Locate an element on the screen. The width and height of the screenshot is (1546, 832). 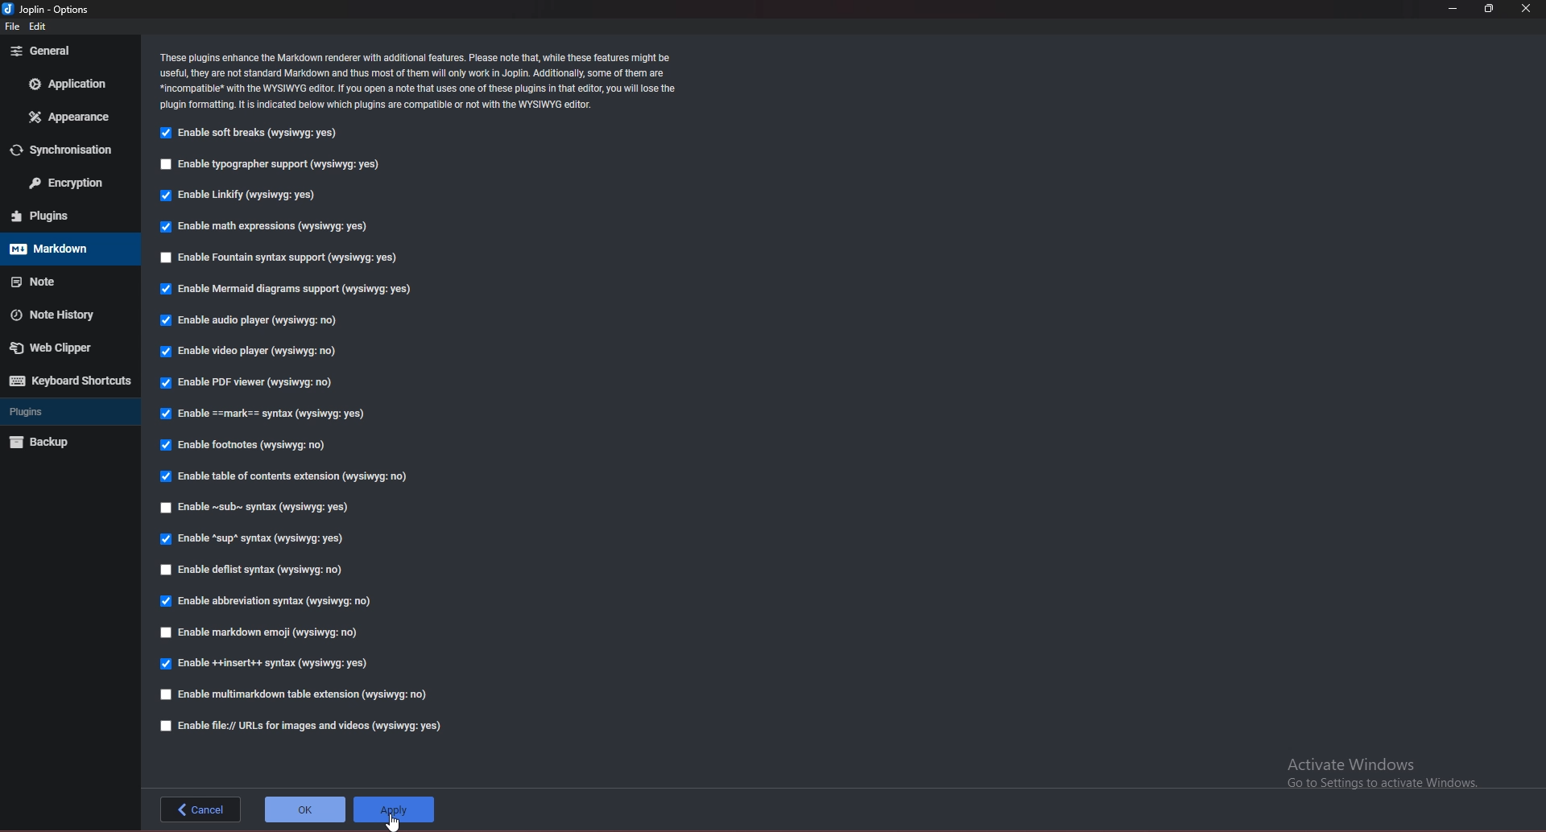
plugins is located at coordinates (68, 217).